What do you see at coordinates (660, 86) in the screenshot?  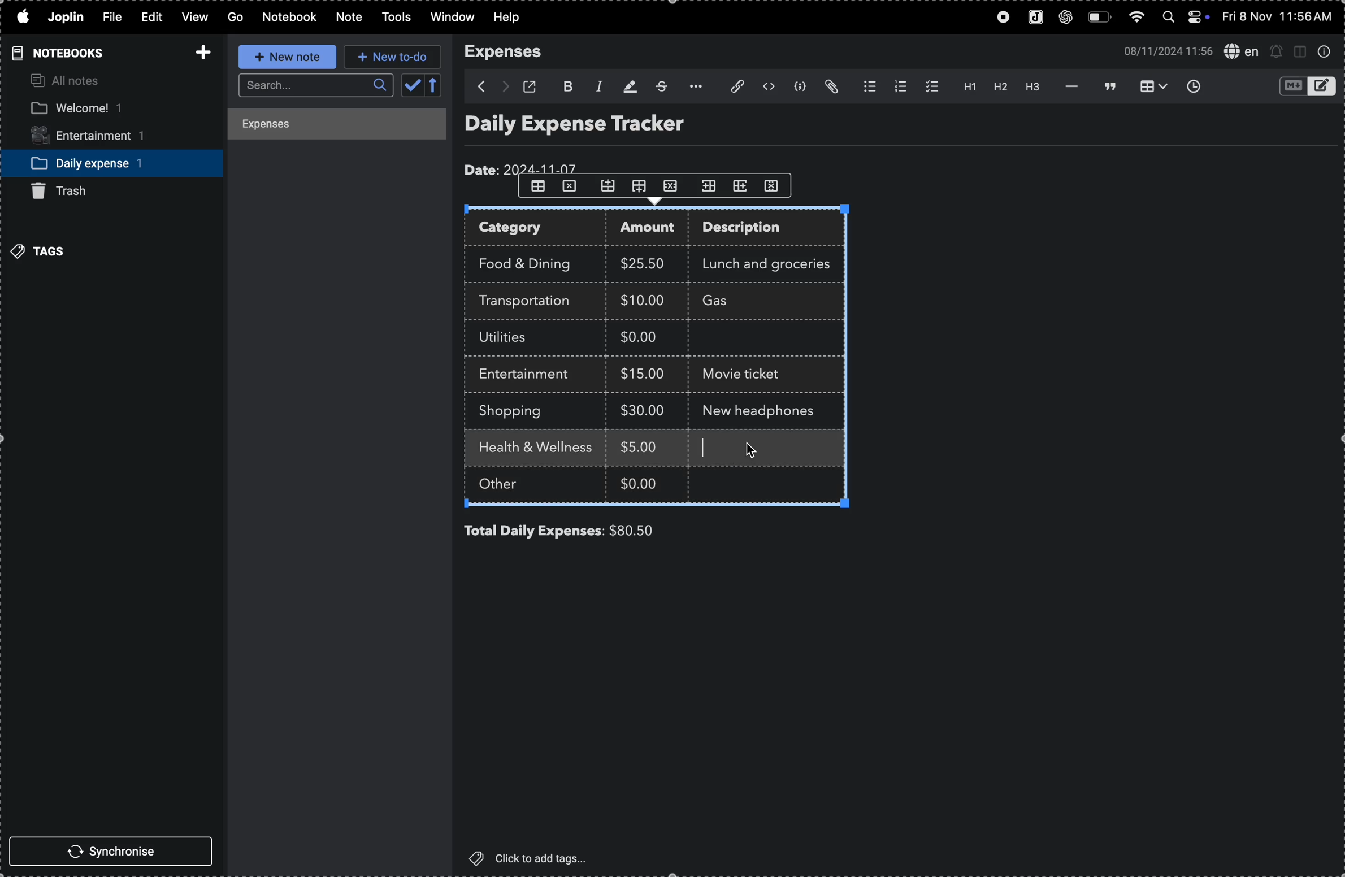 I see `strike through` at bounding box center [660, 86].